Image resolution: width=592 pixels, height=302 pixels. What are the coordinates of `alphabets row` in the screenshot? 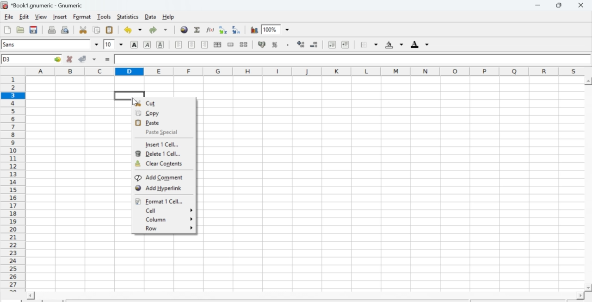 It's located at (305, 70).